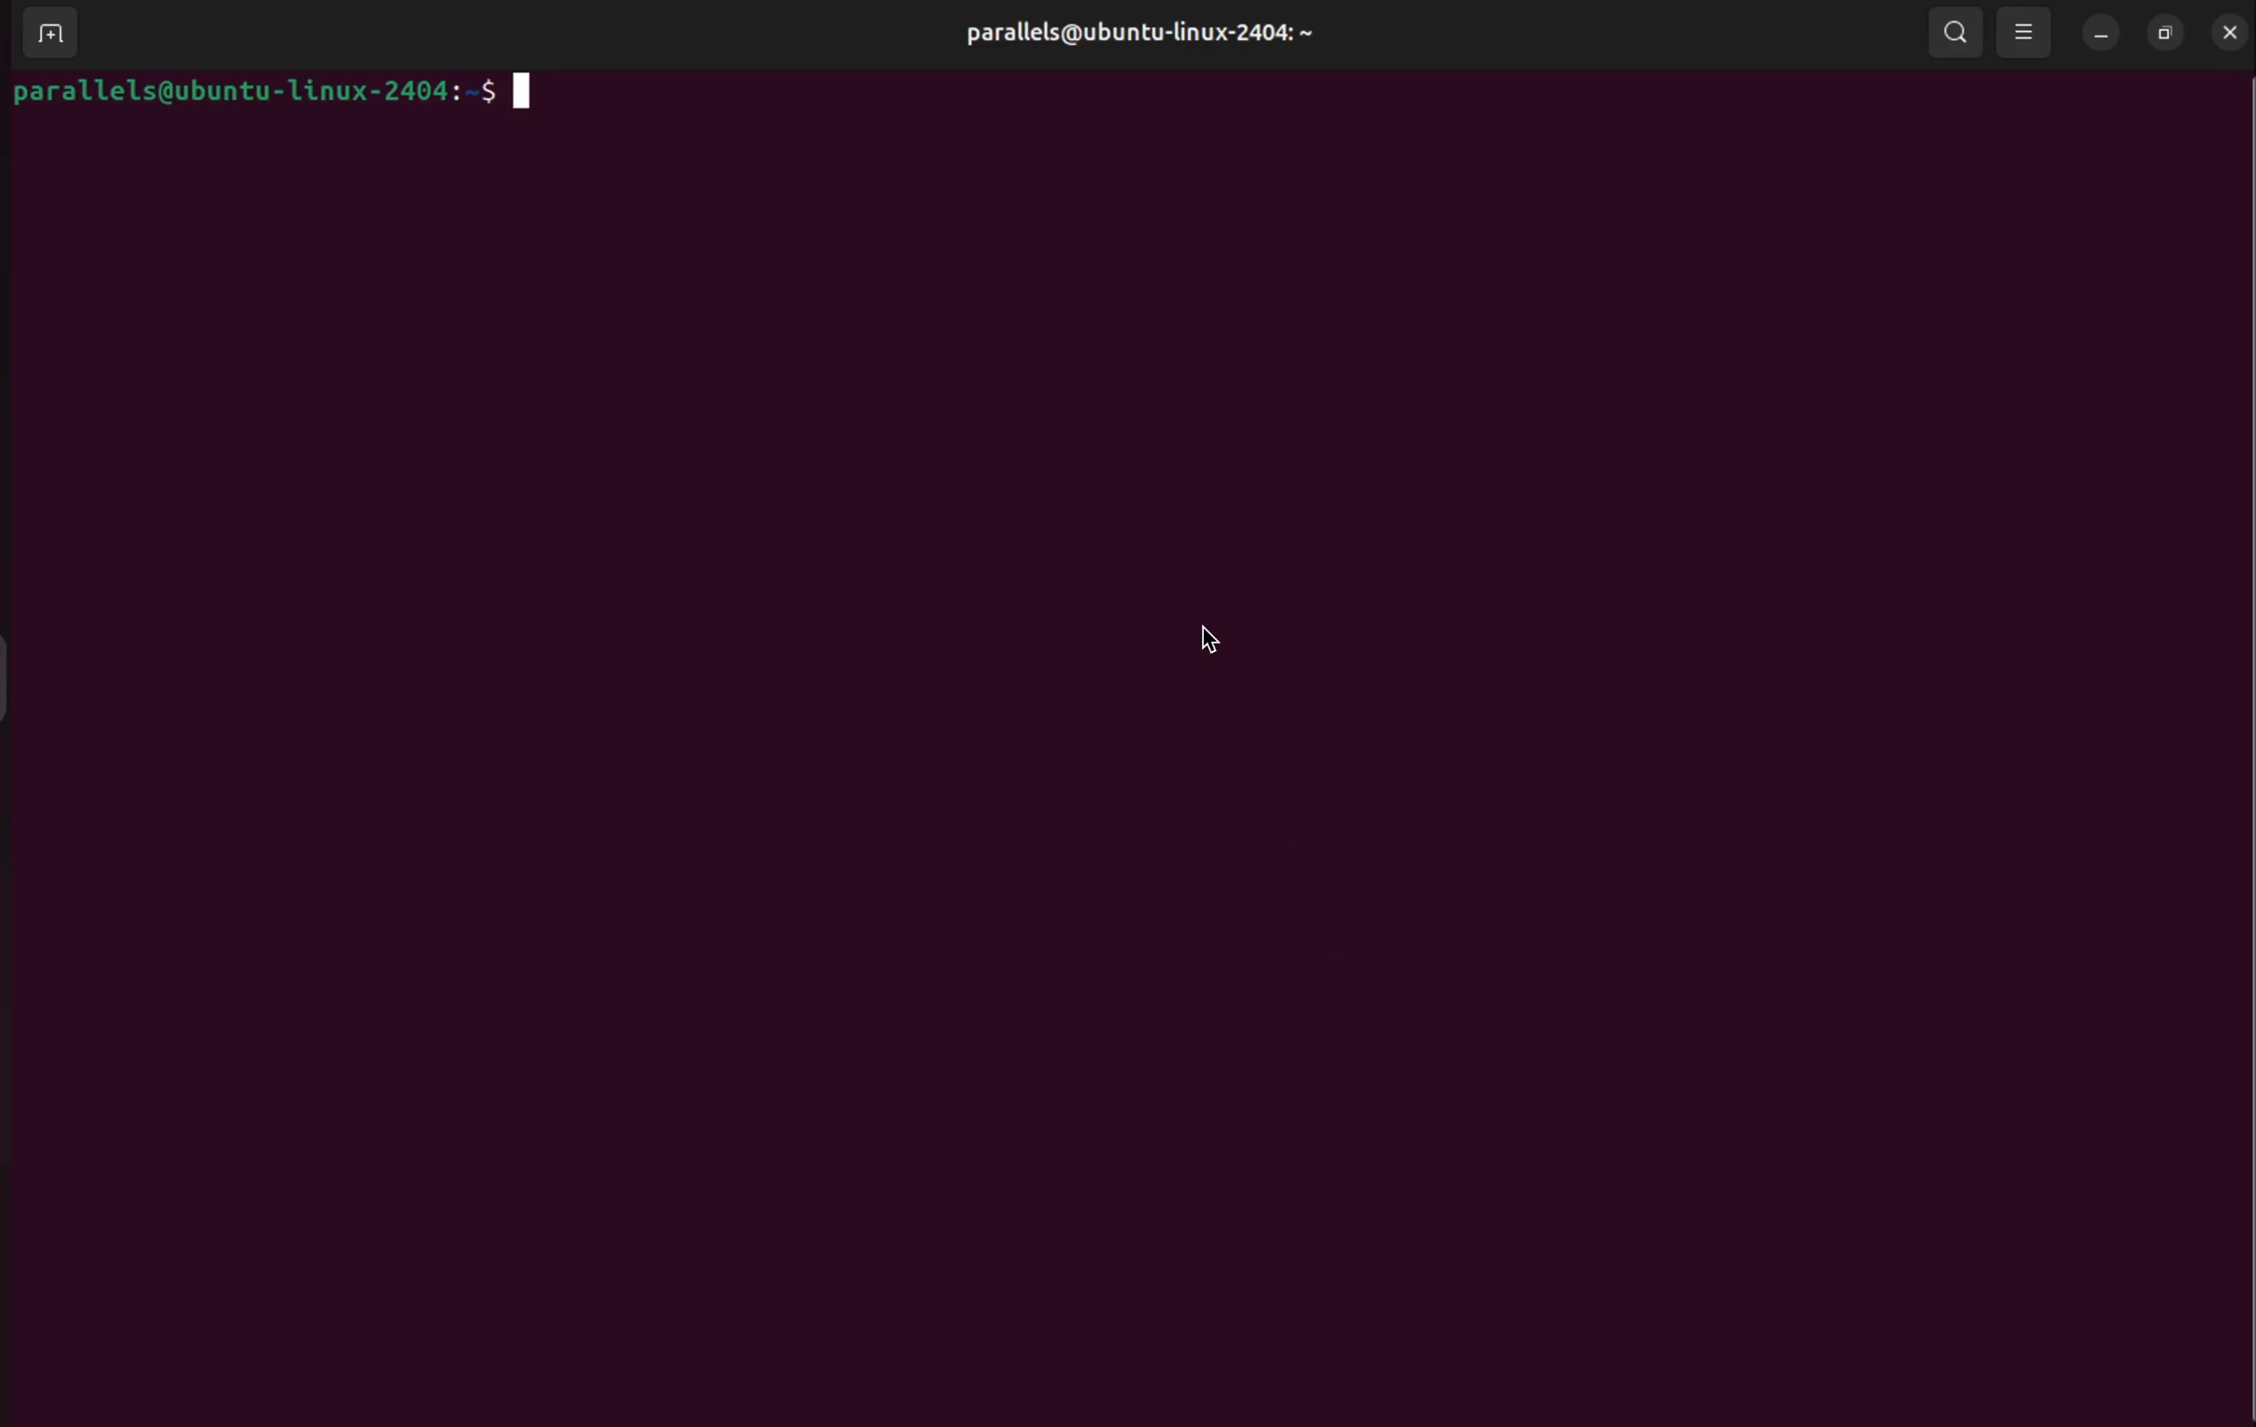  What do you see at coordinates (2222, 33) in the screenshot?
I see `close` at bounding box center [2222, 33].